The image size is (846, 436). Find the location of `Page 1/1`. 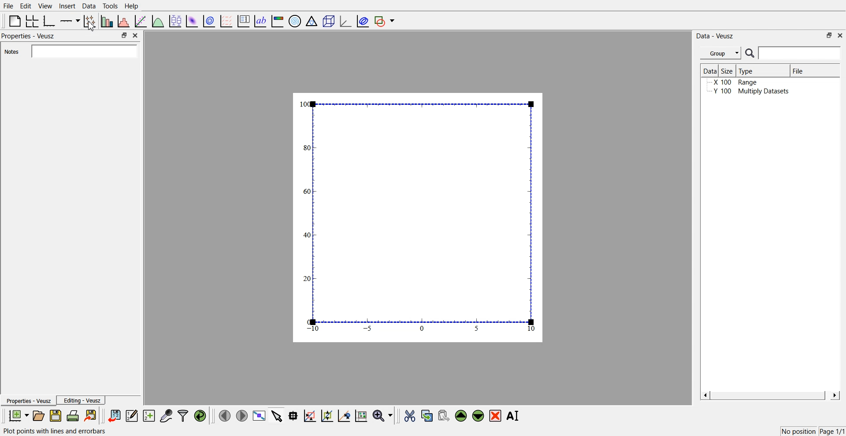

Page 1/1 is located at coordinates (833, 432).